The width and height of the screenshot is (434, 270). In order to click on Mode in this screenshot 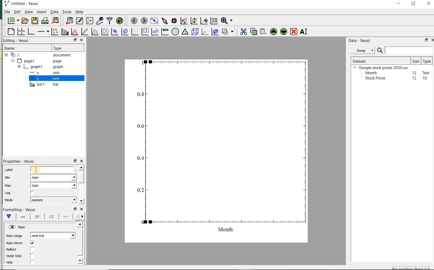, I will do `click(8, 200)`.